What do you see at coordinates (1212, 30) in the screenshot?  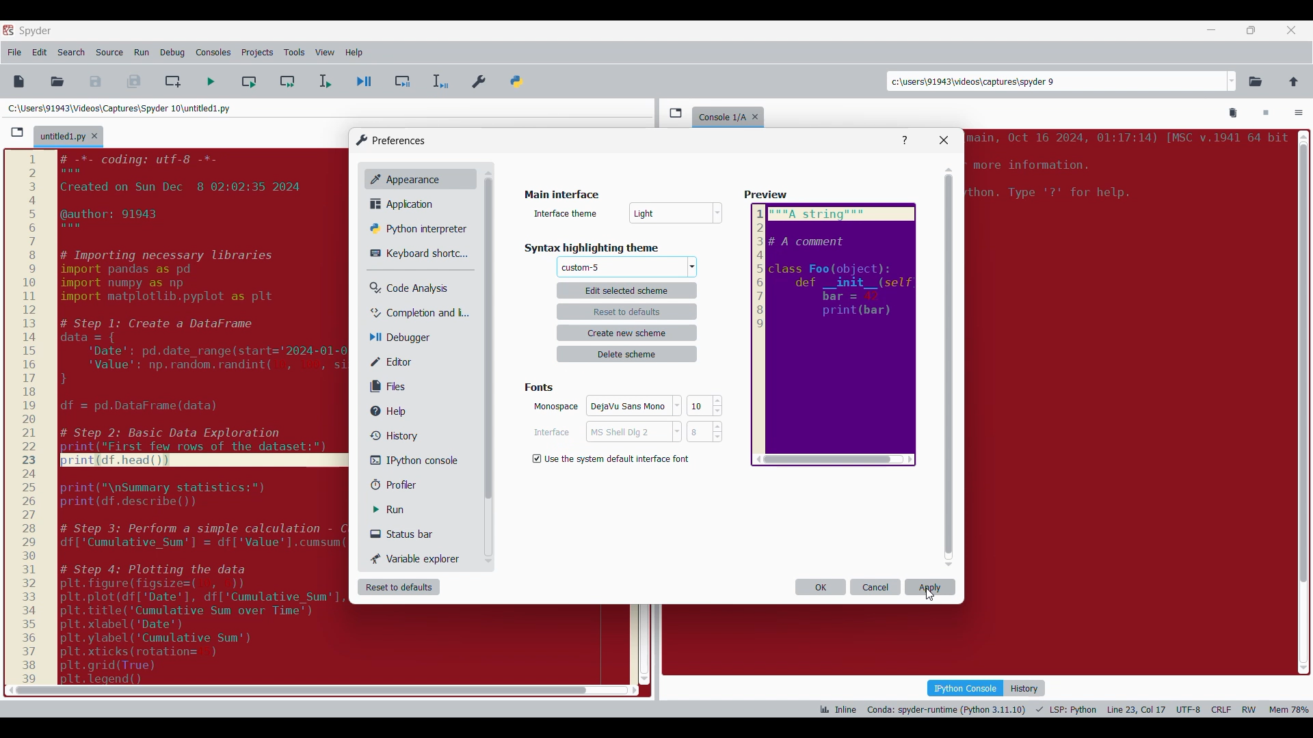 I see `Minimize` at bounding box center [1212, 30].